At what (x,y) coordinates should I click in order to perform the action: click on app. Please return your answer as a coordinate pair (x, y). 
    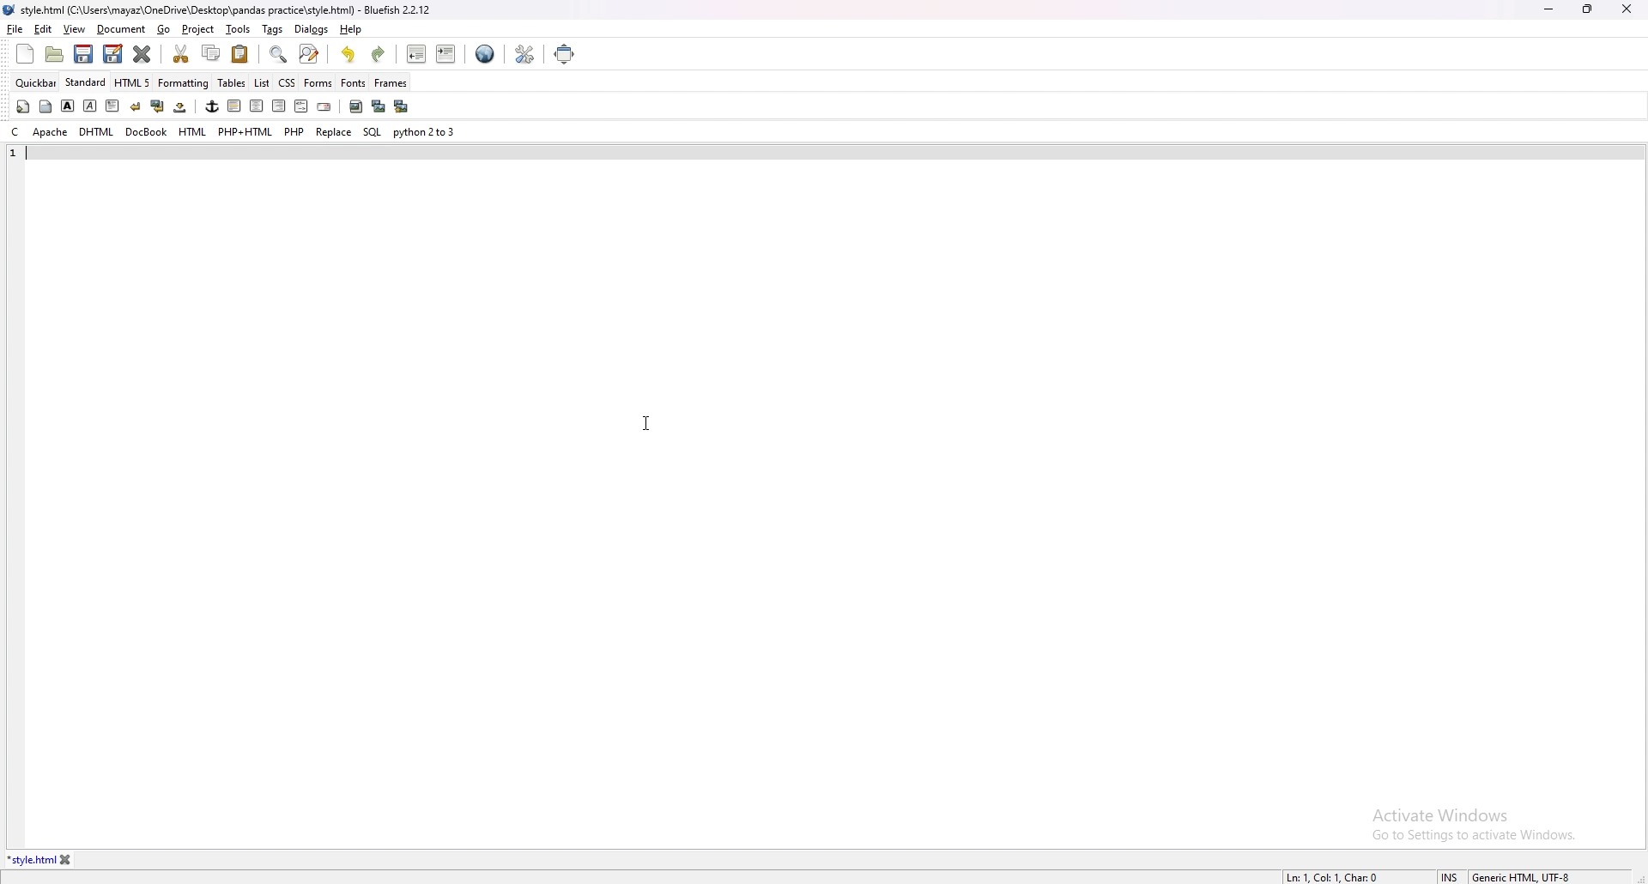
    Looking at the image, I should click on (222, 9).